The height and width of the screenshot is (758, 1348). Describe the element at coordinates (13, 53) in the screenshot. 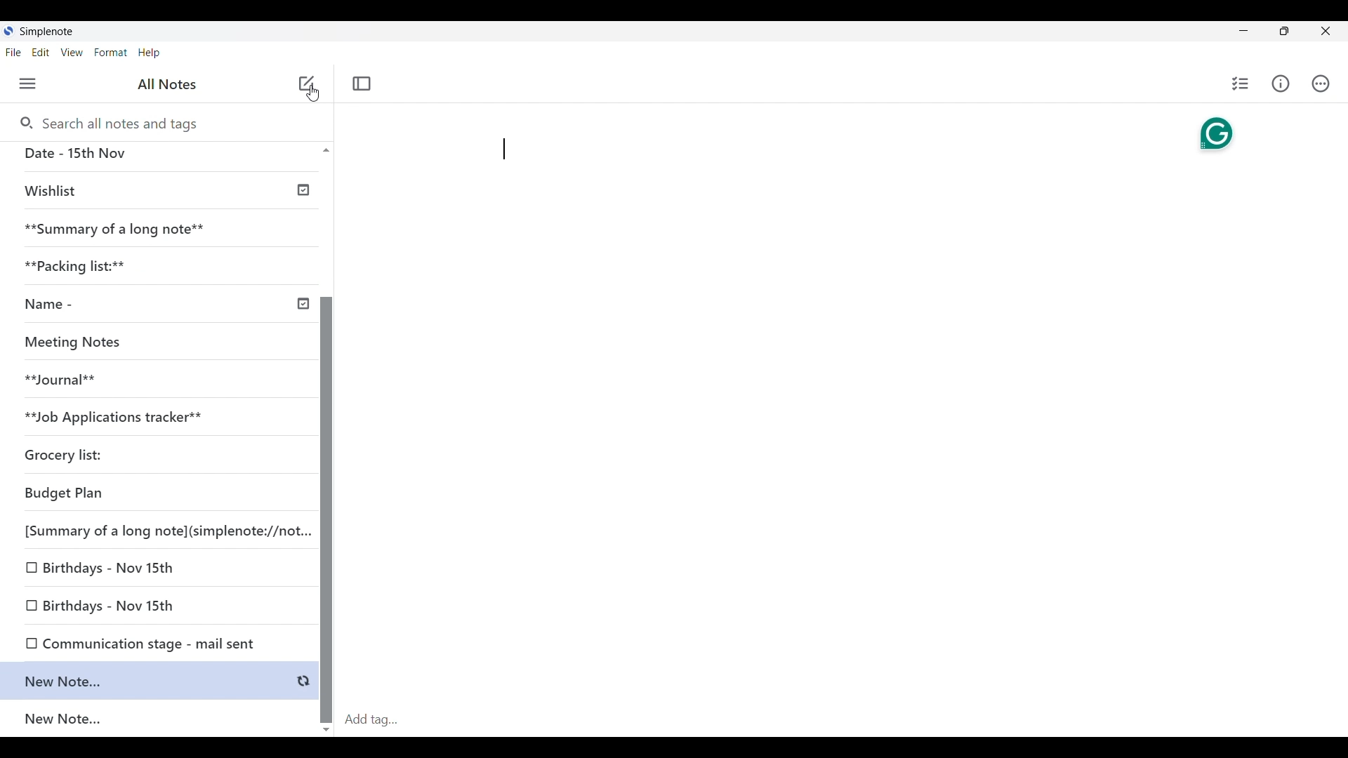

I see `File` at that location.